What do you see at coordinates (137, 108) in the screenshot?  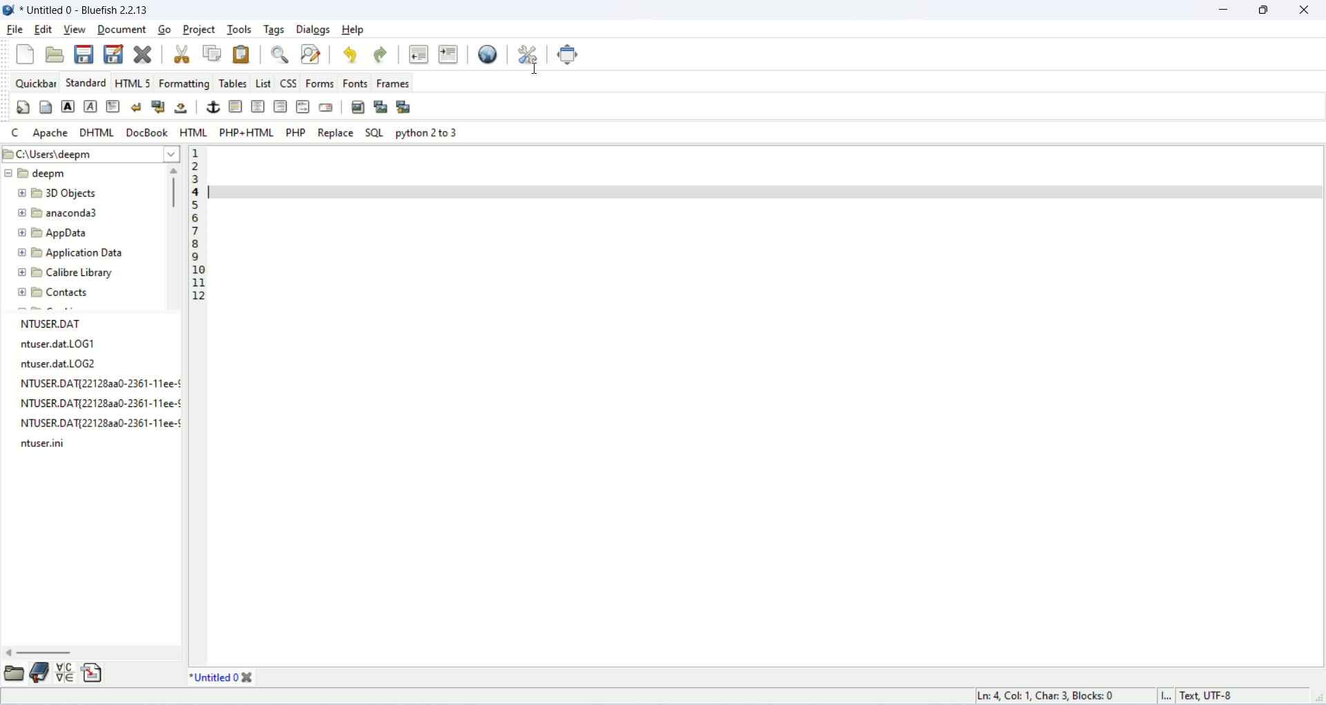 I see `break` at bounding box center [137, 108].